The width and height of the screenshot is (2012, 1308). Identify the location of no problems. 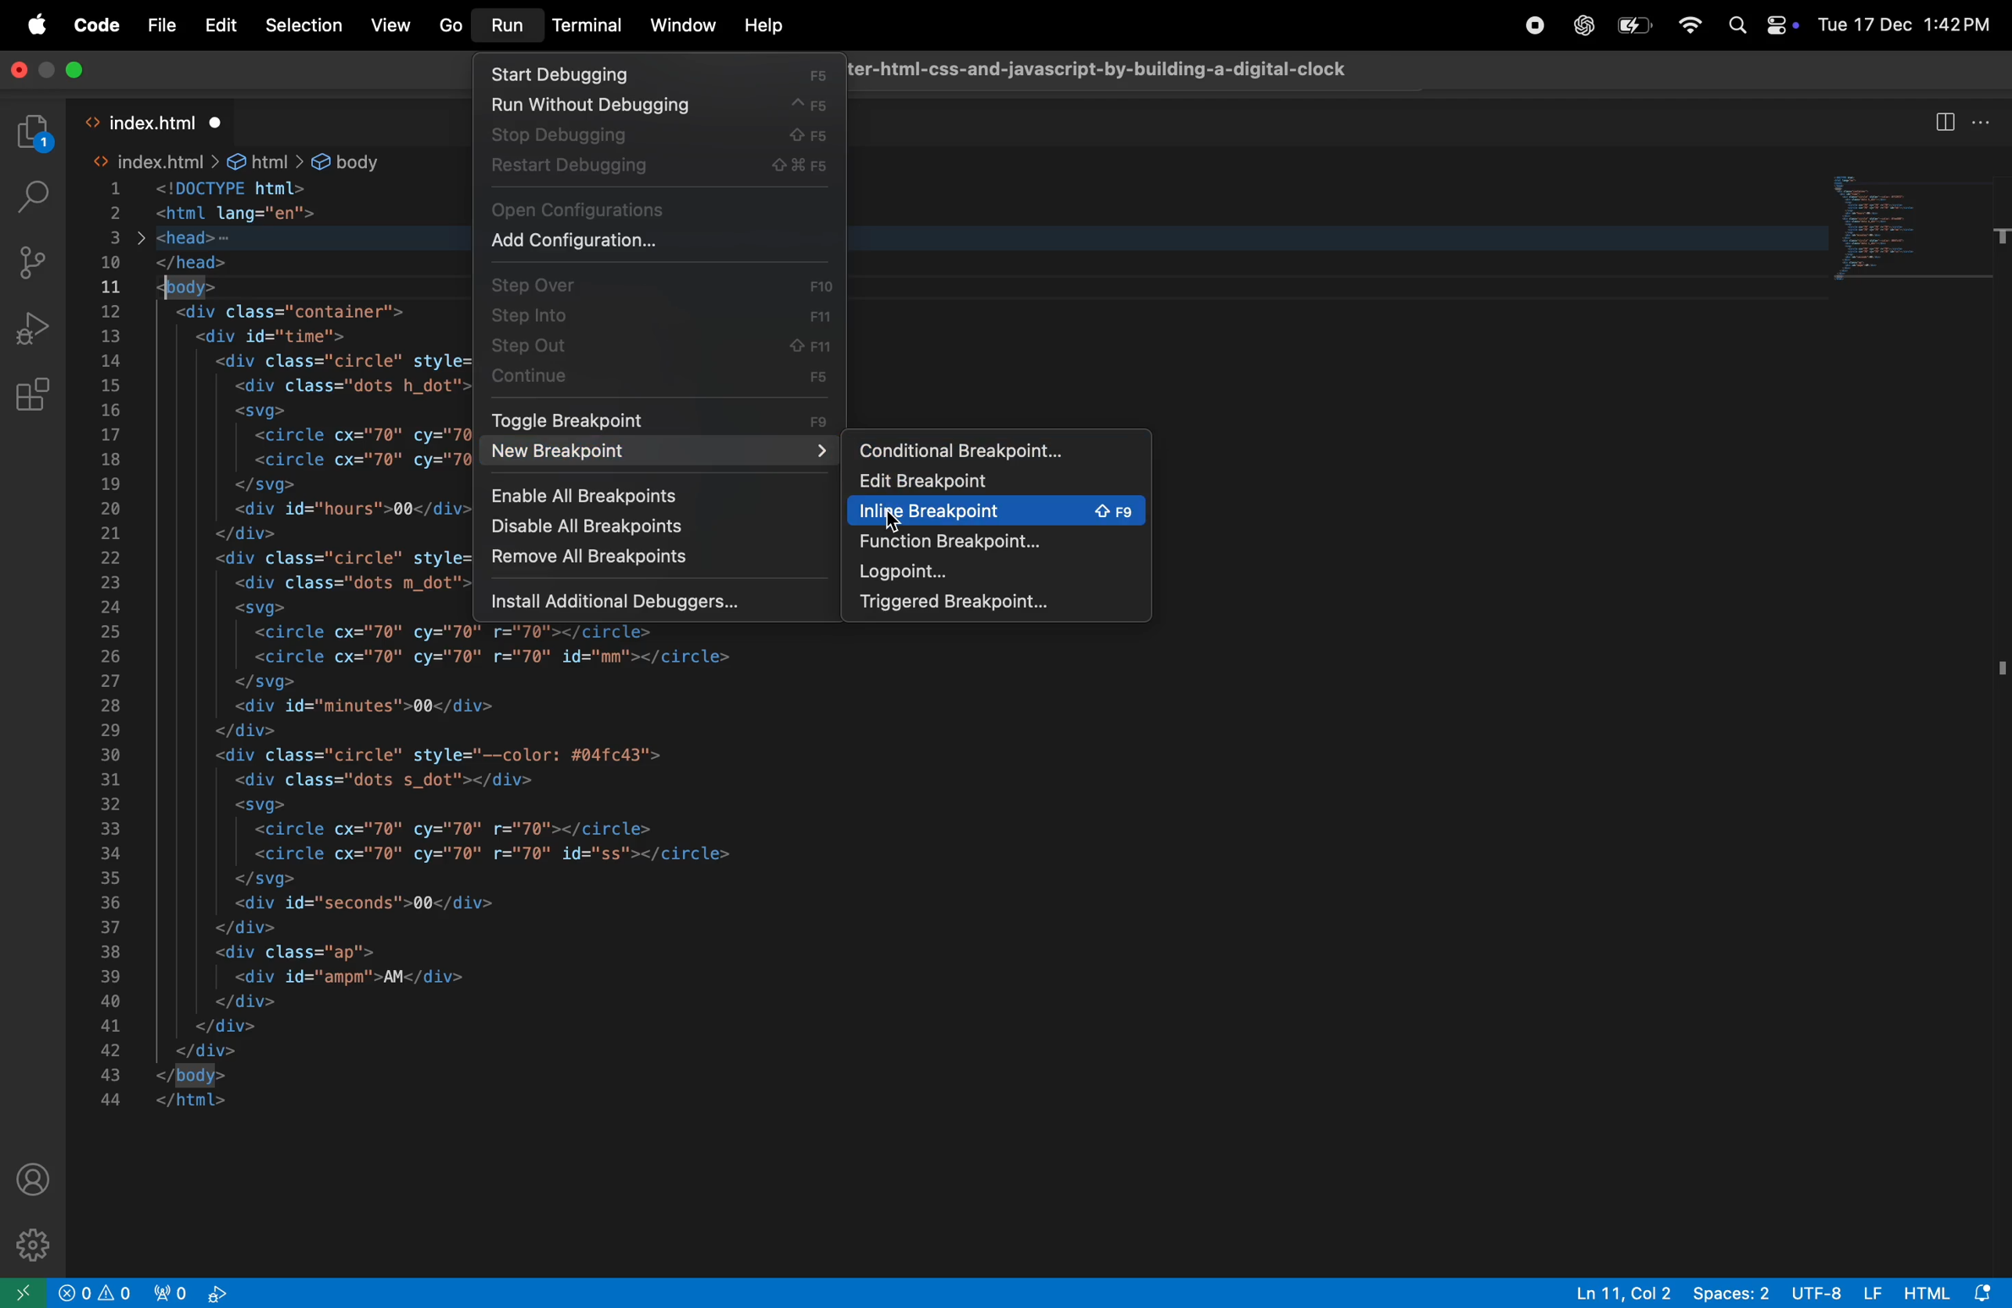
(98, 1293).